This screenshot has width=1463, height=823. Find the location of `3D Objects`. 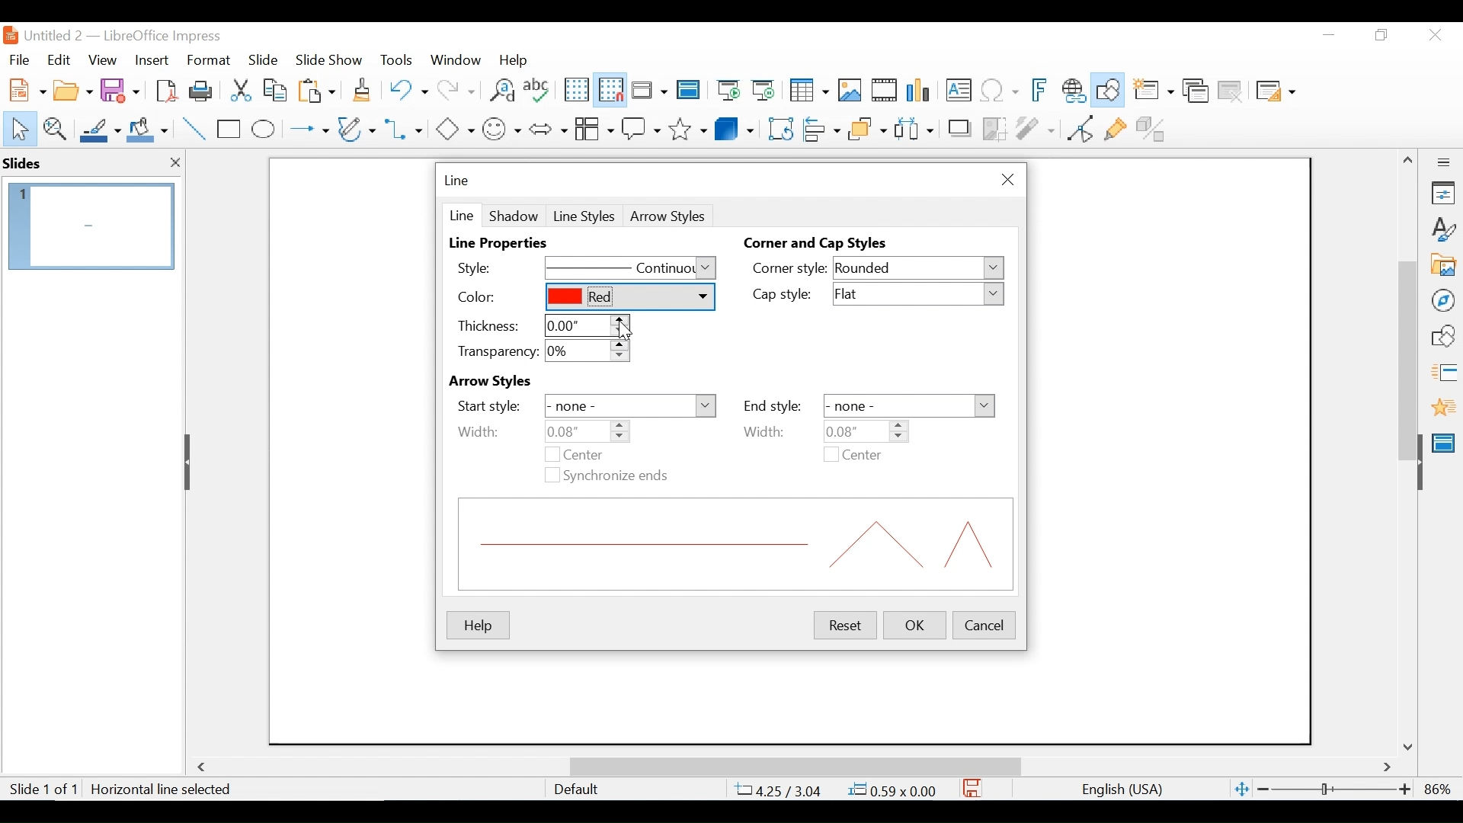

3D Objects is located at coordinates (735, 127).